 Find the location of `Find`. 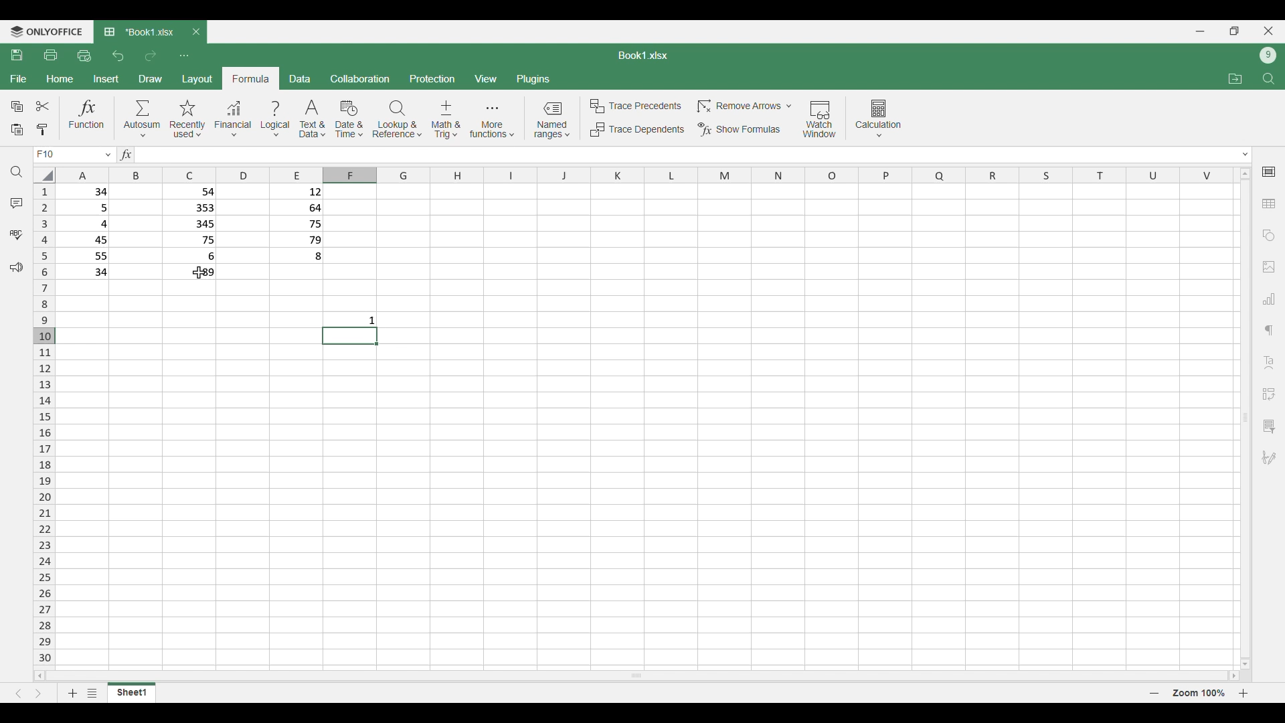

Find is located at coordinates (17, 172).